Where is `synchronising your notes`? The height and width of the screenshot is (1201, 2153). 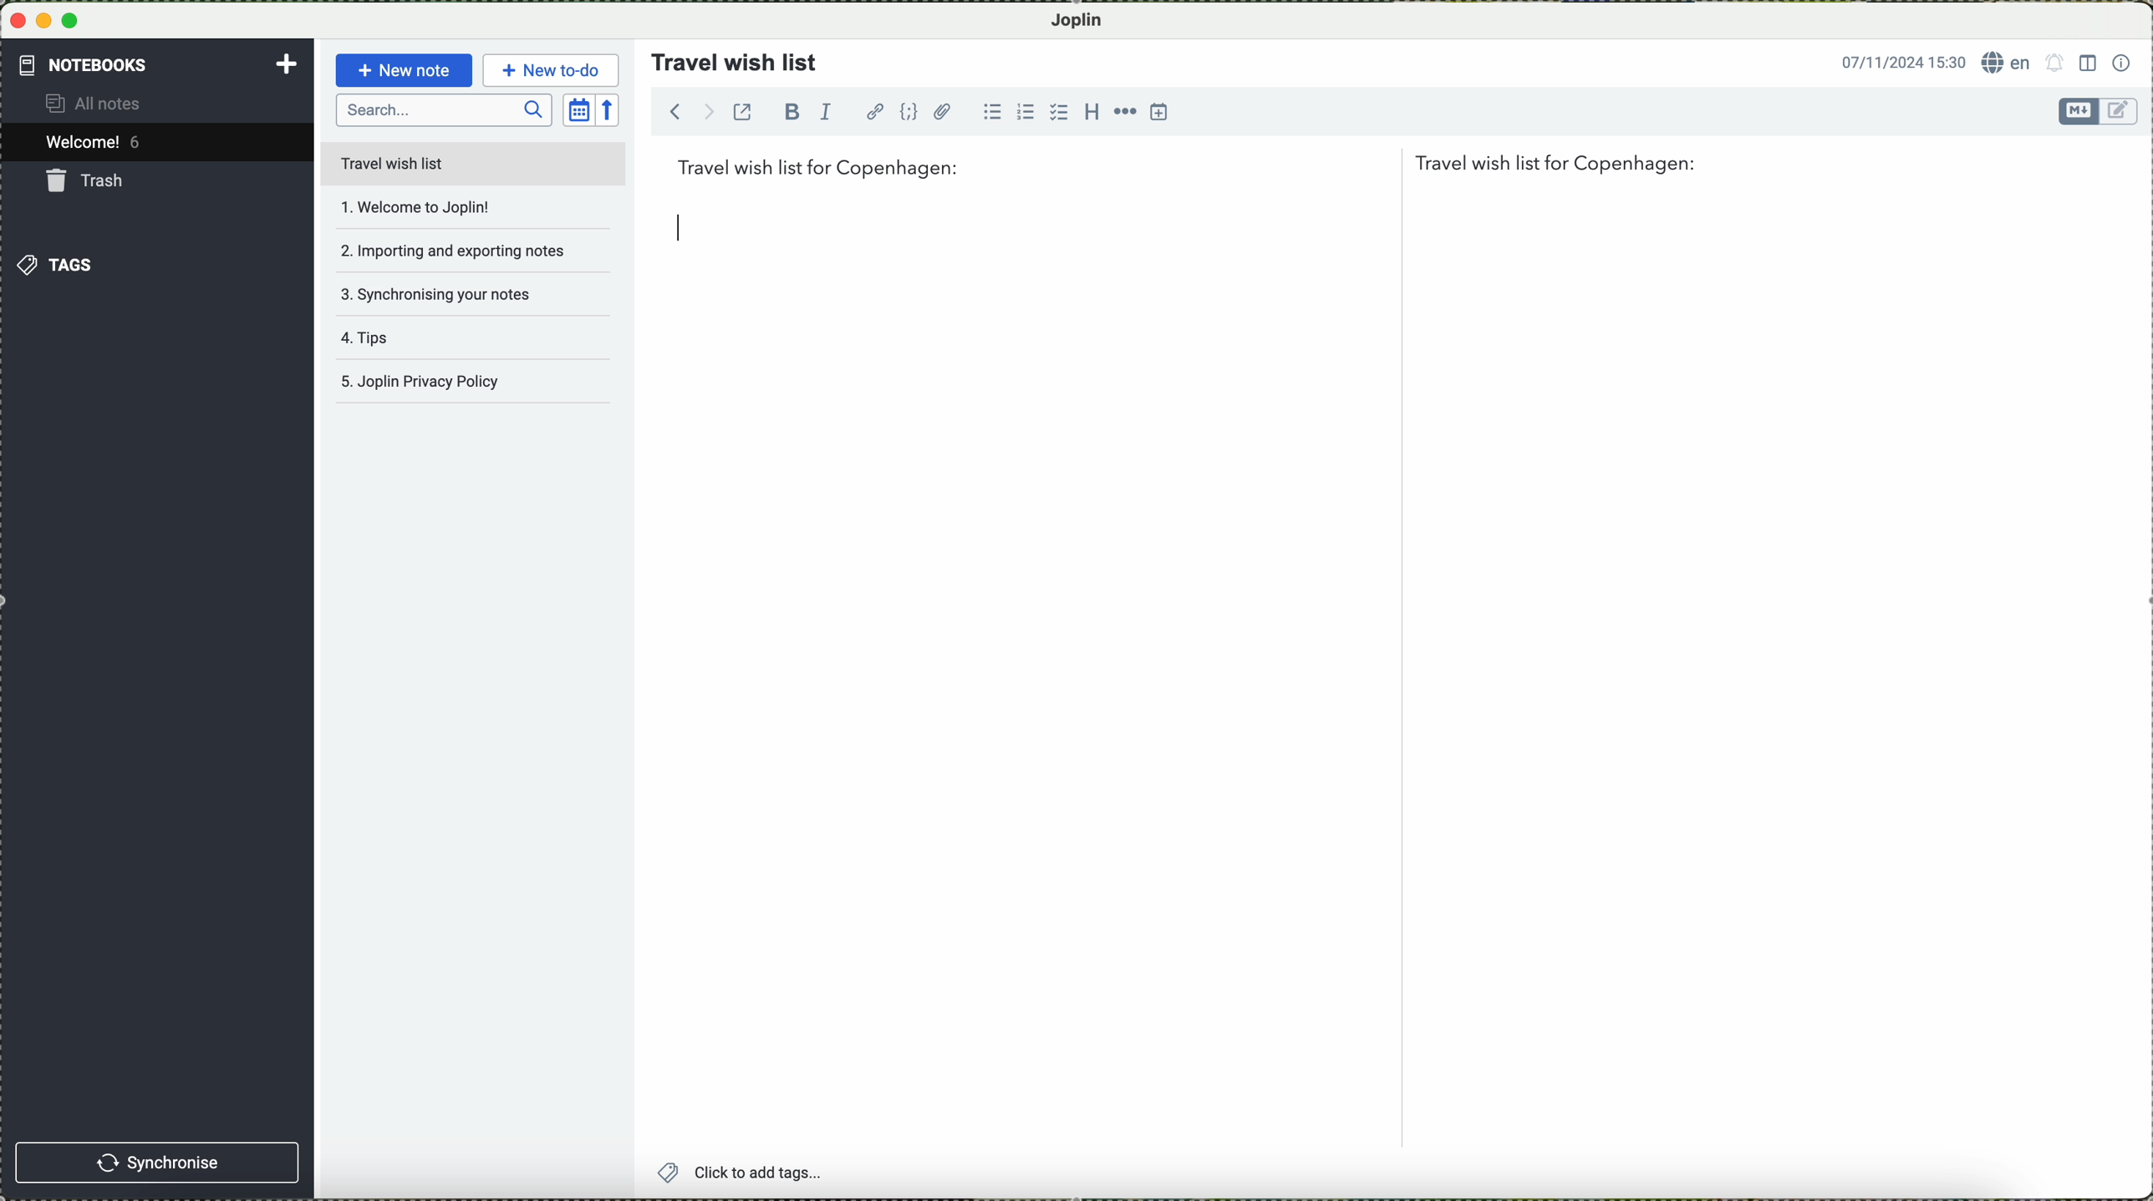
synchronising your notes is located at coordinates (450, 293).